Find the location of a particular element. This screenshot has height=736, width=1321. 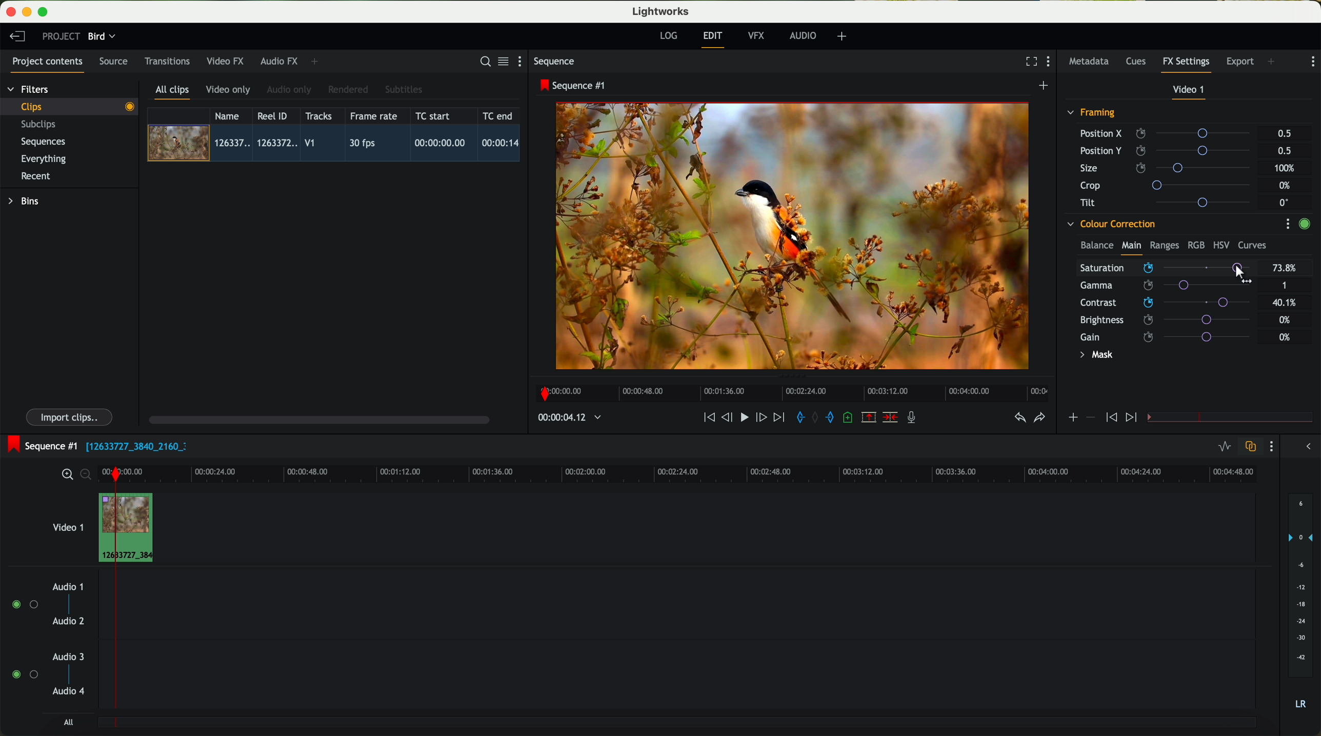

zoom out is located at coordinates (87, 476).